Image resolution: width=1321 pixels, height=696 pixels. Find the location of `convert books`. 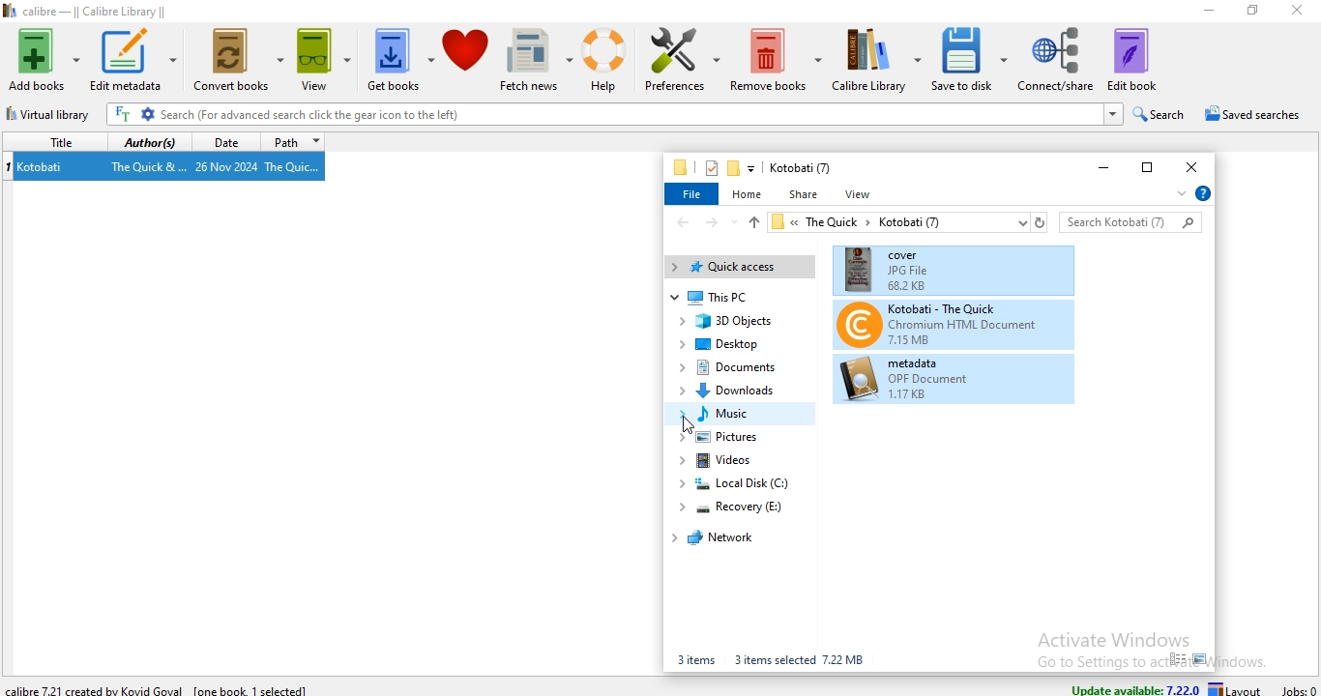

convert books is located at coordinates (237, 63).